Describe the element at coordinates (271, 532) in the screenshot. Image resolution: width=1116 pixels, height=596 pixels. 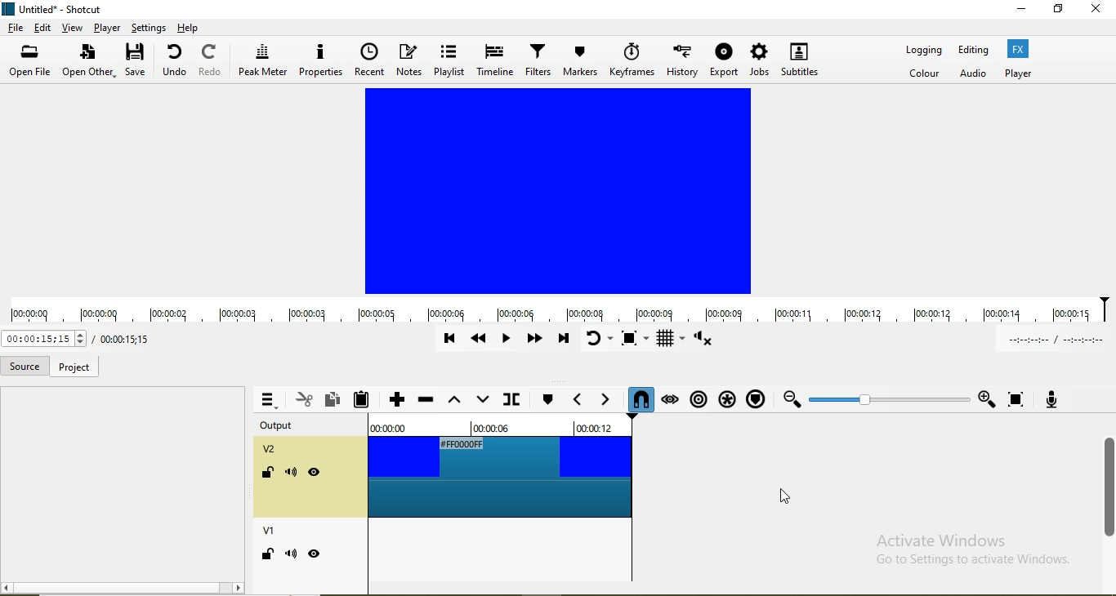
I see `v1` at that location.